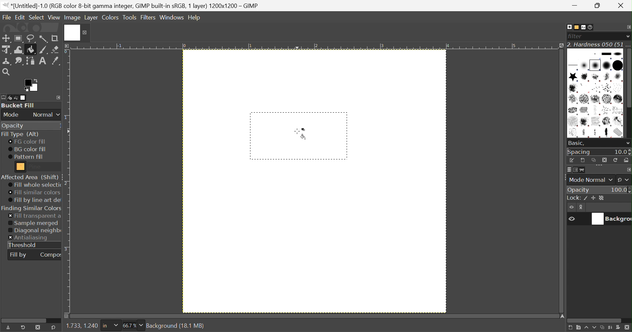 This screenshot has width=632, height=332. Describe the element at coordinates (594, 328) in the screenshot. I see `Lower this layer one step` at that location.